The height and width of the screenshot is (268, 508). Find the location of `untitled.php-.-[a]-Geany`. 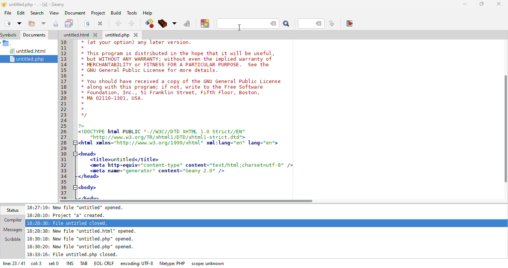

untitled.php-.-[a]-Geany is located at coordinates (34, 4).